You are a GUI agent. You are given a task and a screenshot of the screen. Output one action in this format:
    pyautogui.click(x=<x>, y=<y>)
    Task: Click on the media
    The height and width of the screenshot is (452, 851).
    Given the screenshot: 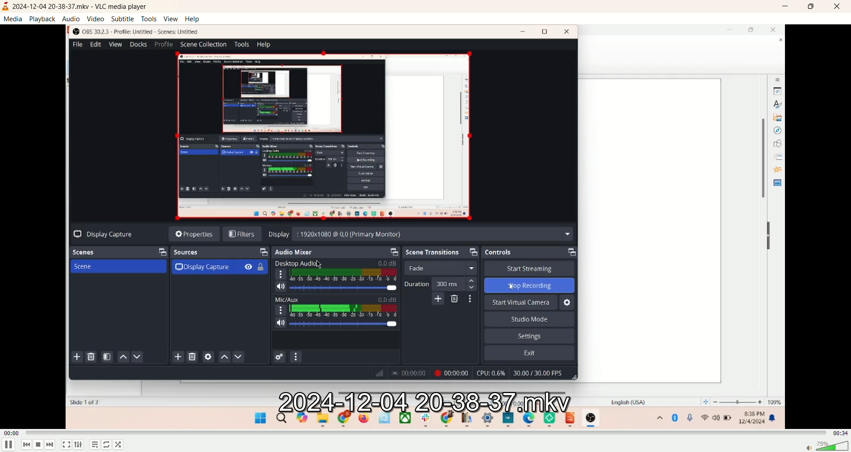 What is the action you would take?
    pyautogui.click(x=14, y=19)
    